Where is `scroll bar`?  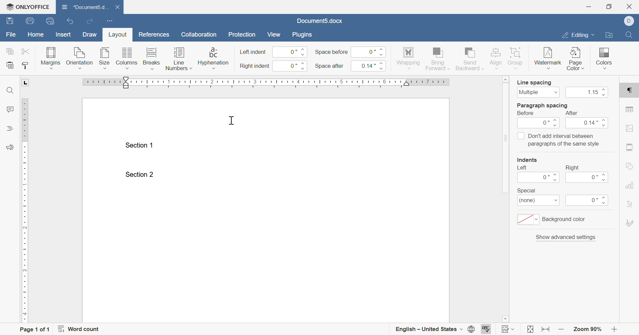 scroll bar is located at coordinates (506, 135).